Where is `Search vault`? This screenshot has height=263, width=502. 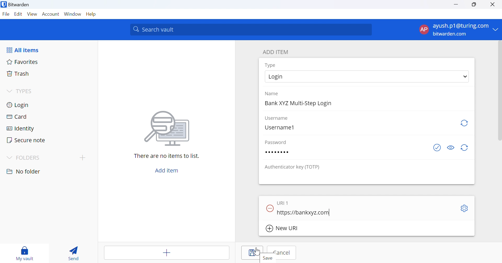 Search vault is located at coordinates (252, 29).